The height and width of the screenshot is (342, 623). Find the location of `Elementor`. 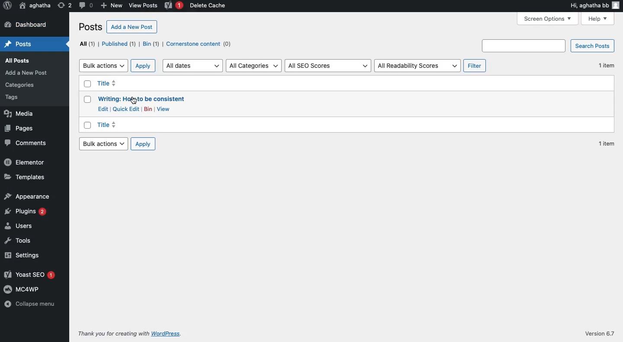

Elementor is located at coordinates (24, 162).